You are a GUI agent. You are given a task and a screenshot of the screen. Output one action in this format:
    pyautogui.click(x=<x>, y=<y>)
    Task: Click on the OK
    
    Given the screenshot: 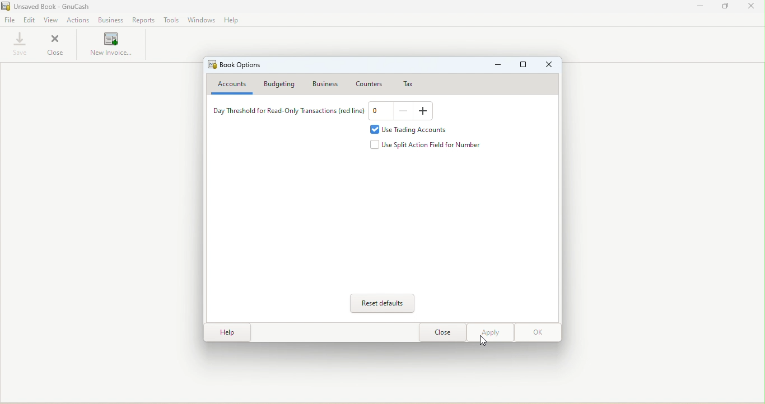 What is the action you would take?
    pyautogui.click(x=537, y=332)
    